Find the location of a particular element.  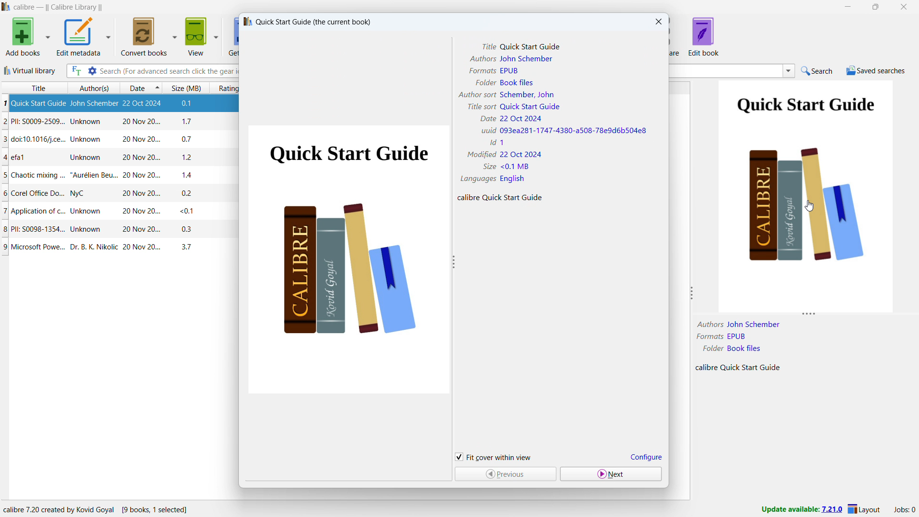

Book file is located at coordinates (517, 82).